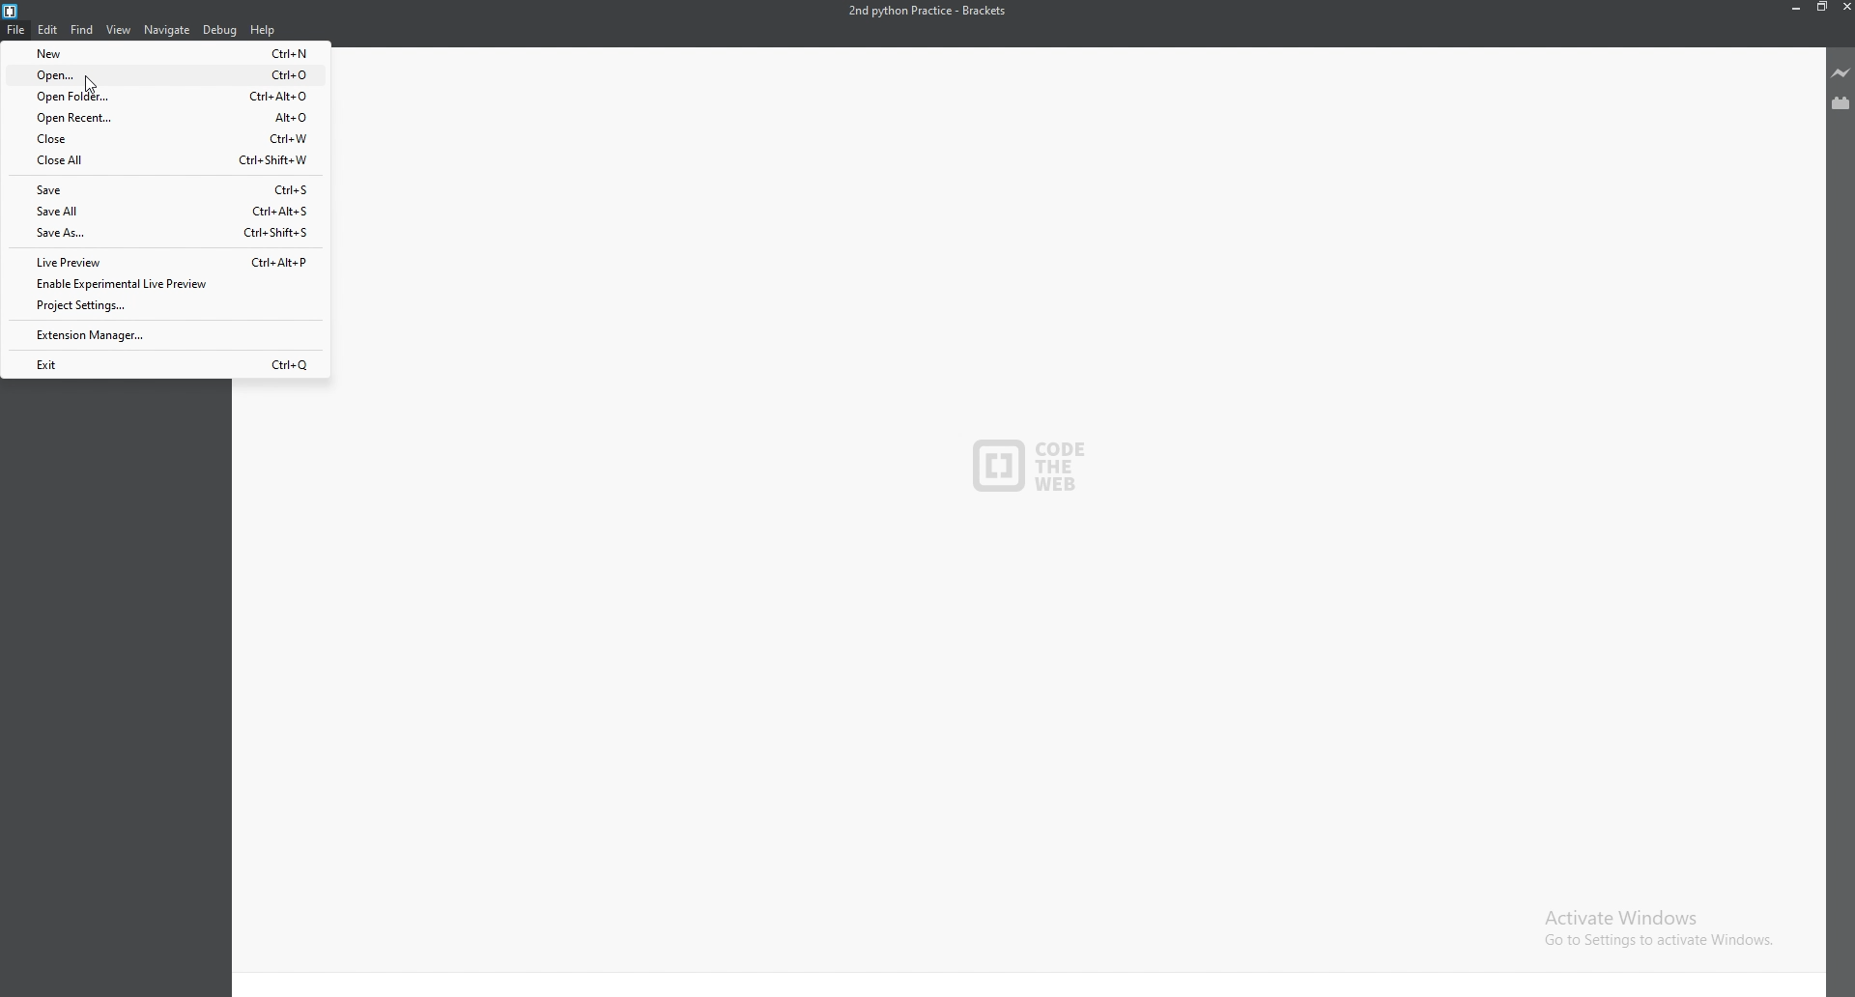 The width and height of the screenshot is (1855, 997). What do you see at coordinates (1840, 104) in the screenshot?
I see `extension viewer` at bounding box center [1840, 104].